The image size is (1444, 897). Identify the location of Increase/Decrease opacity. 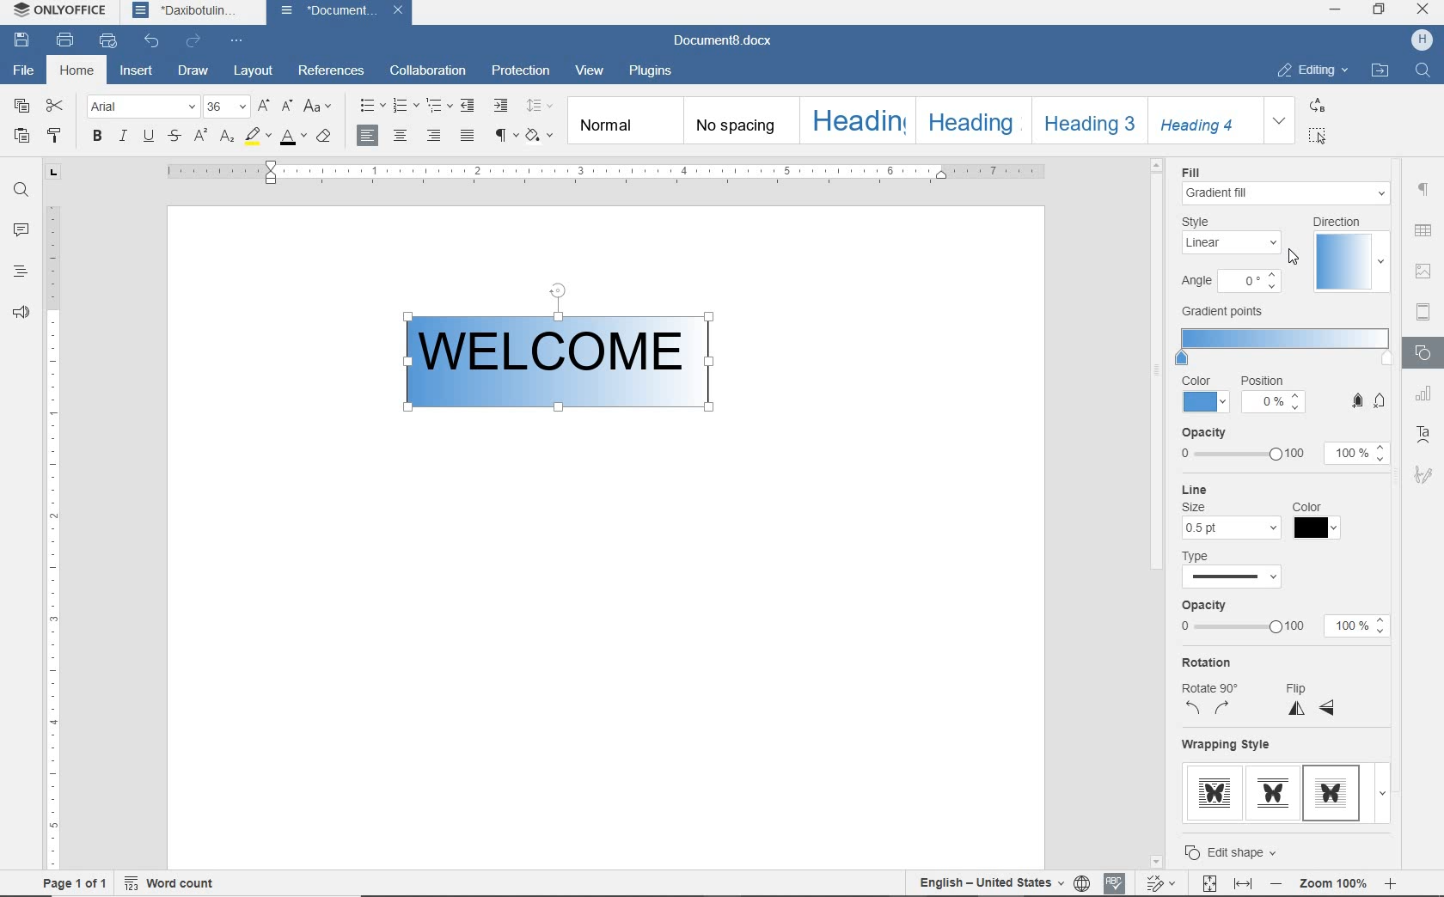
(1382, 625).